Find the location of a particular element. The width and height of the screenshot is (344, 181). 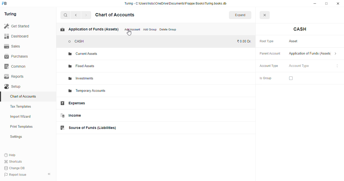

chart of accounts is located at coordinates (115, 15).